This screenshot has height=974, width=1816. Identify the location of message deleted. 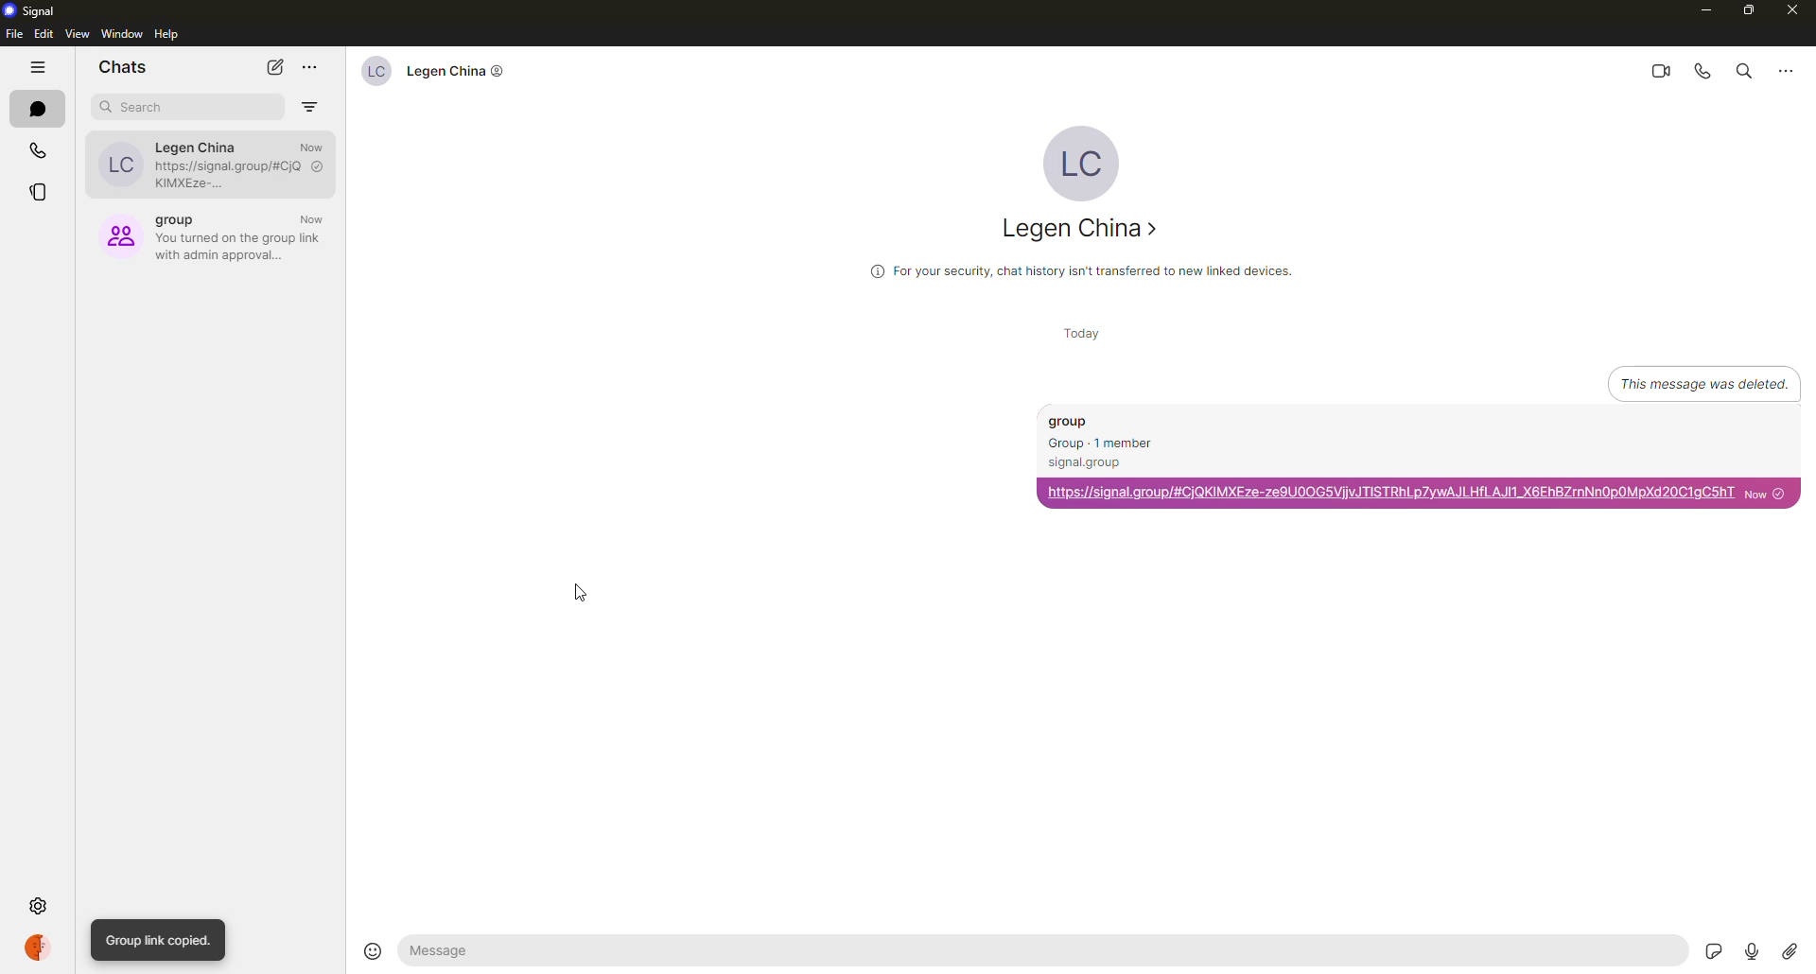
(1683, 381).